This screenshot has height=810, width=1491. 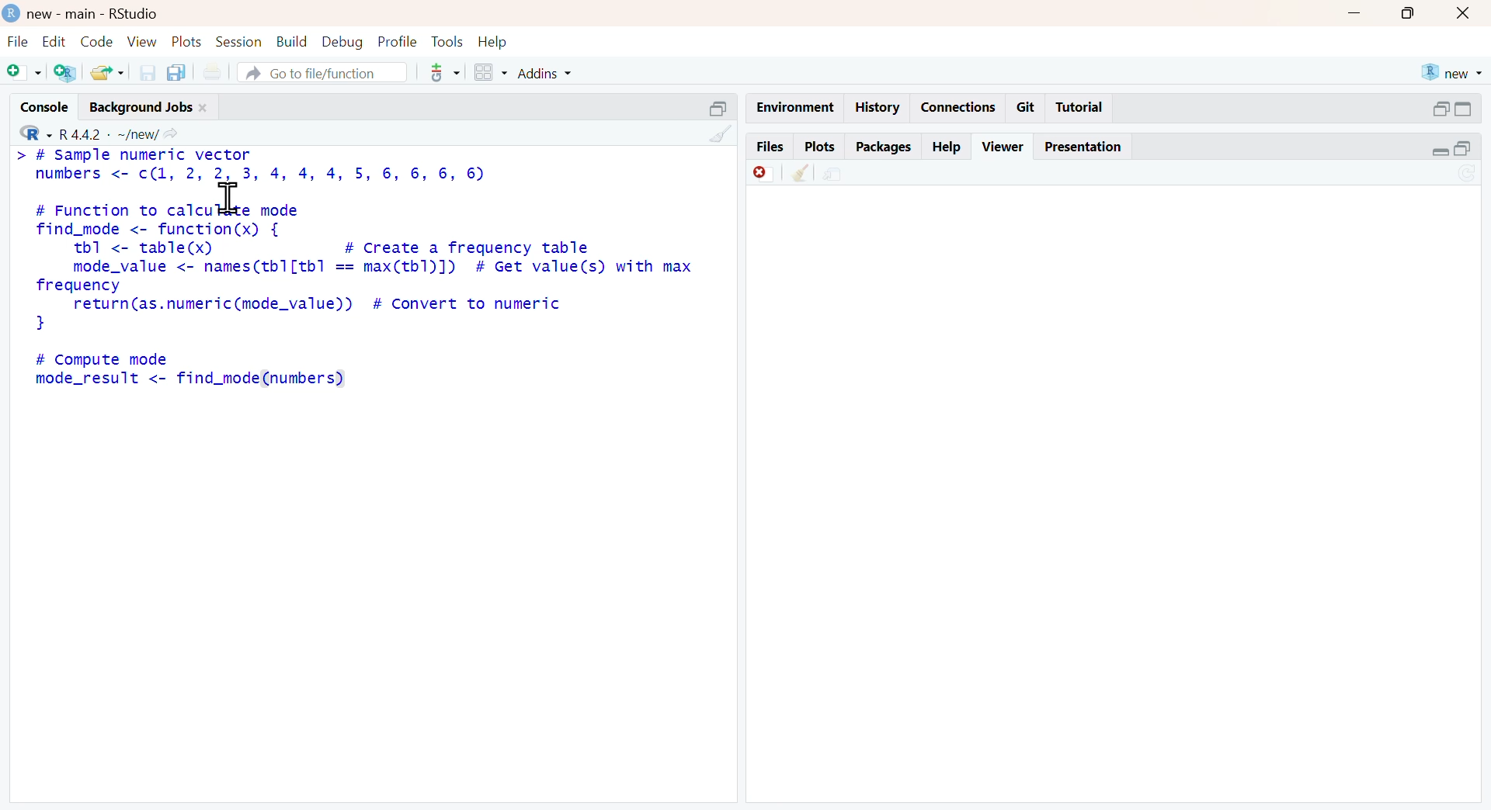 I want to click on expand/collapse , so click(x=1439, y=151).